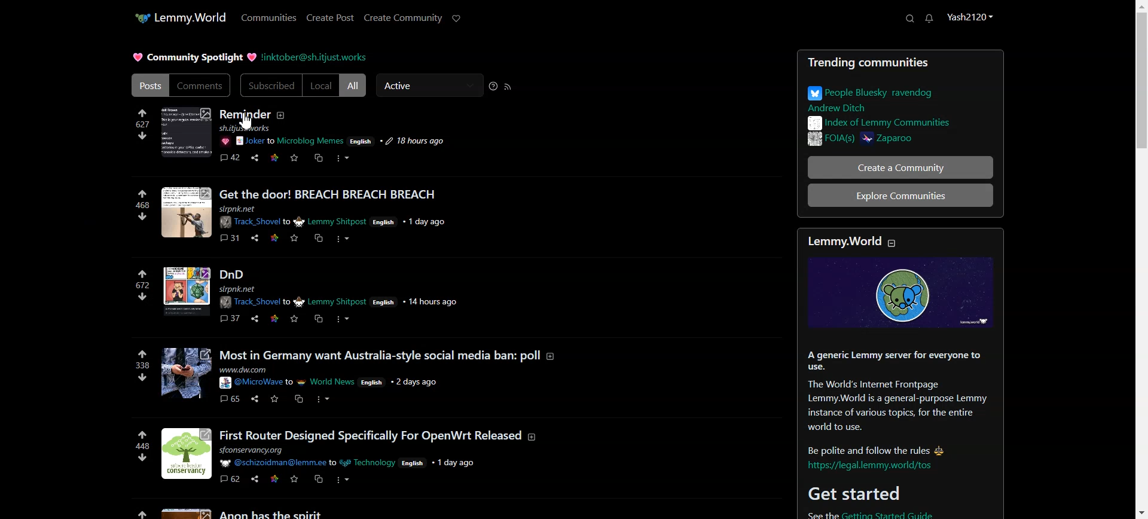  I want to click on Posts, so click(148, 85).